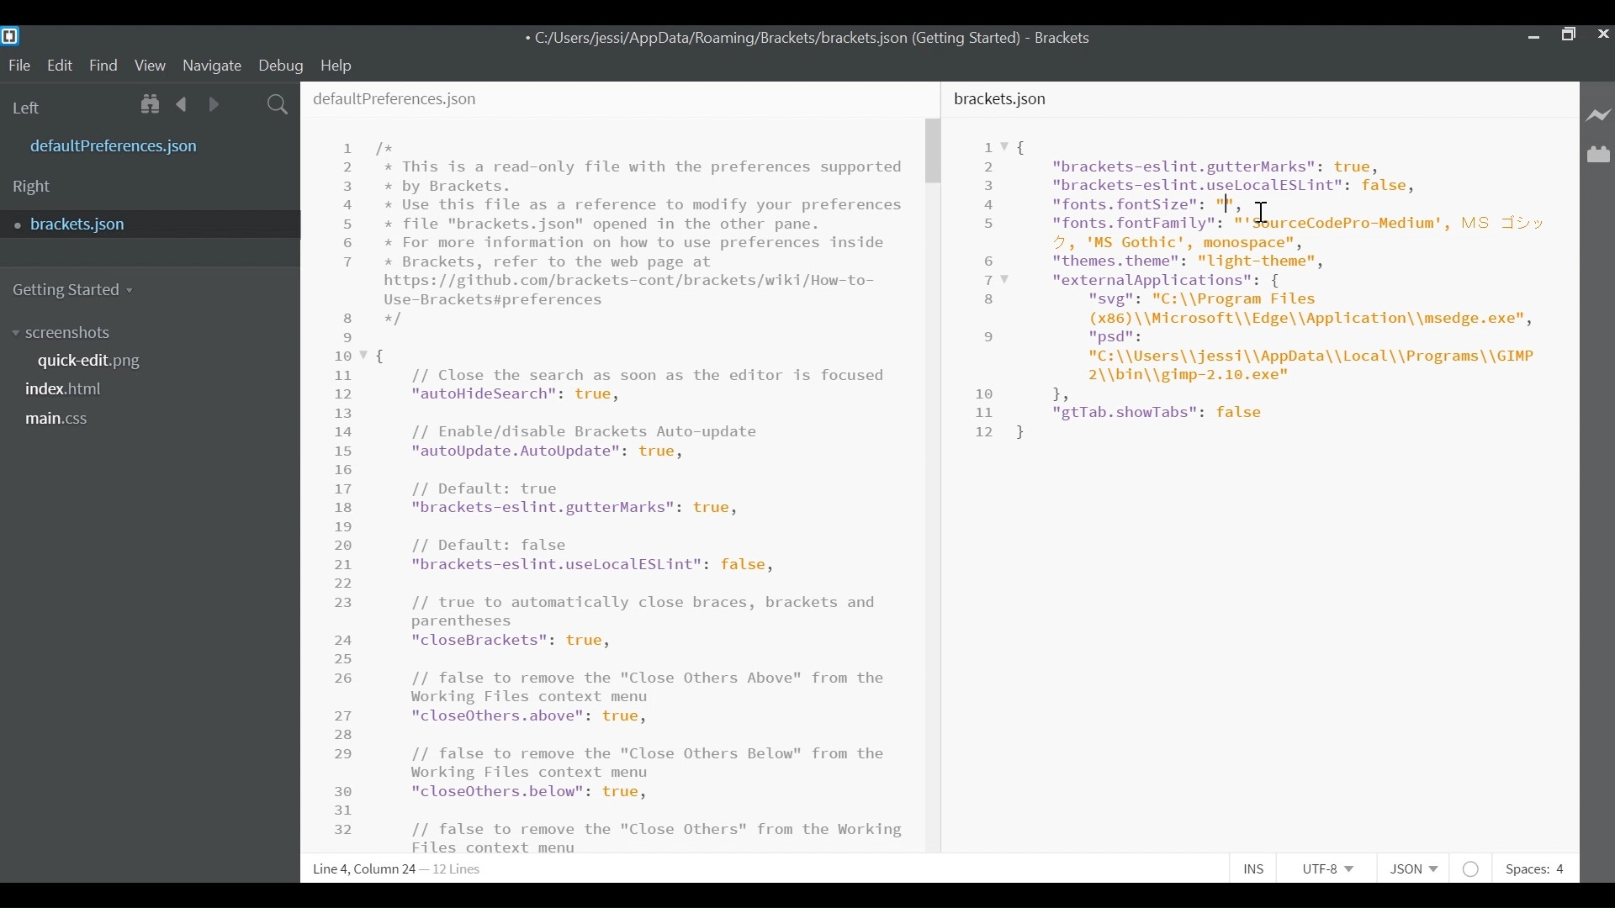  What do you see at coordinates (83, 334) in the screenshot?
I see `screenshot` at bounding box center [83, 334].